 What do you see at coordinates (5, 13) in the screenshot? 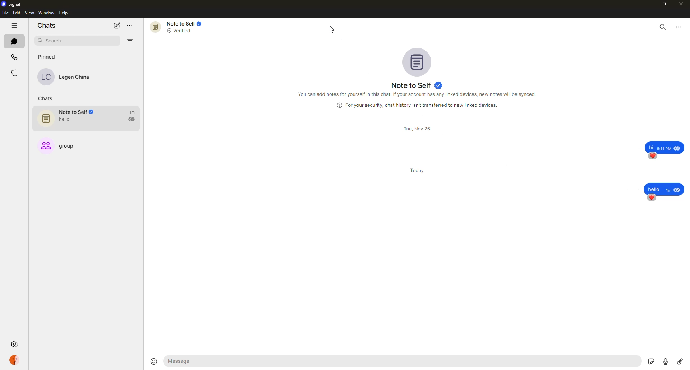
I see `file` at bounding box center [5, 13].